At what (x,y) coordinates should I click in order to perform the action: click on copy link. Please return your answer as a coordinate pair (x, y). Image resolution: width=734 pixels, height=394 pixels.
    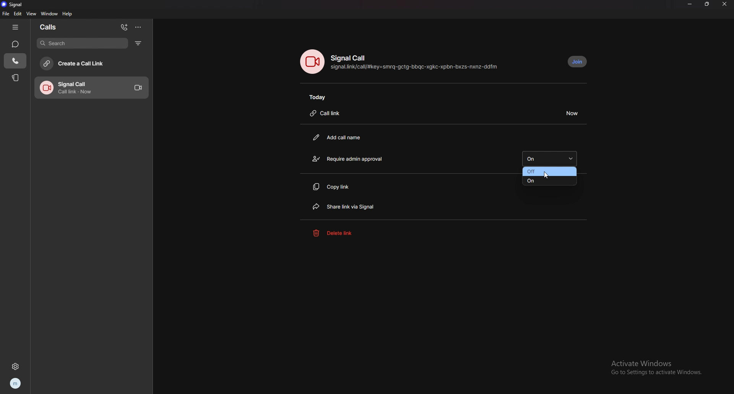
    Looking at the image, I should click on (336, 187).